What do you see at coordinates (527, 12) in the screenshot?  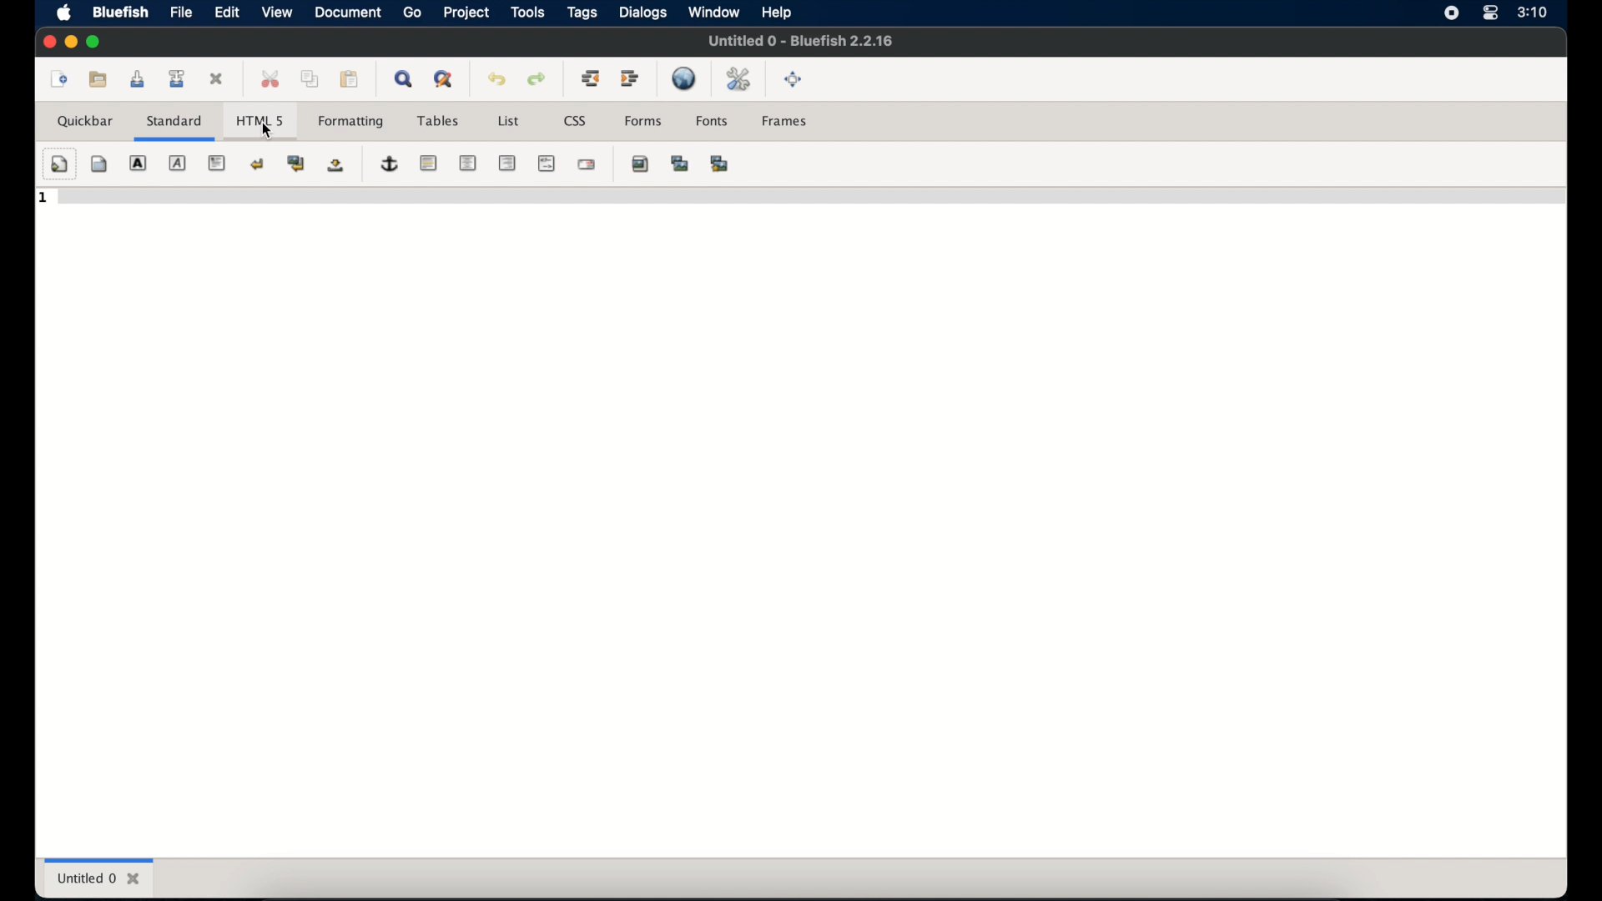 I see `tools` at bounding box center [527, 12].